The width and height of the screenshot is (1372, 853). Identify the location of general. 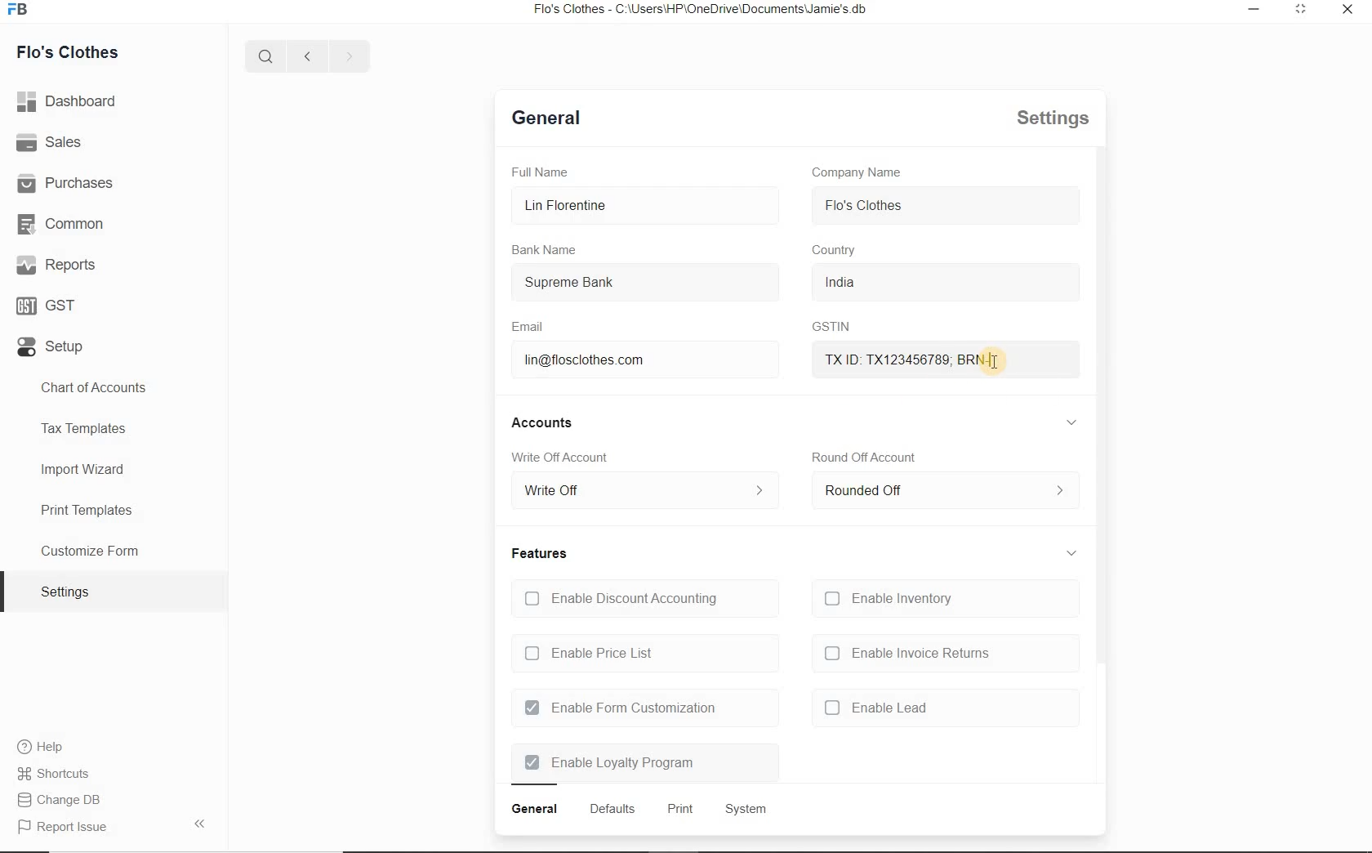
(548, 121).